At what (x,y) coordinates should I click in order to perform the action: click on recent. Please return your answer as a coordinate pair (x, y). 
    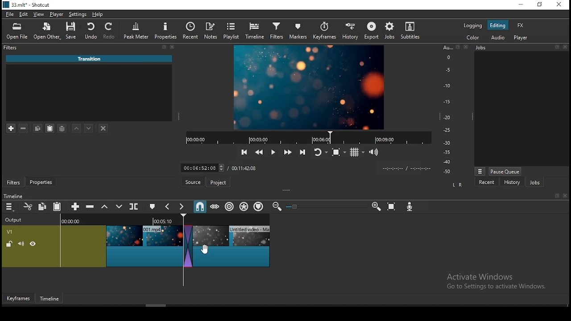
    Looking at the image, I should click on (485, 182).